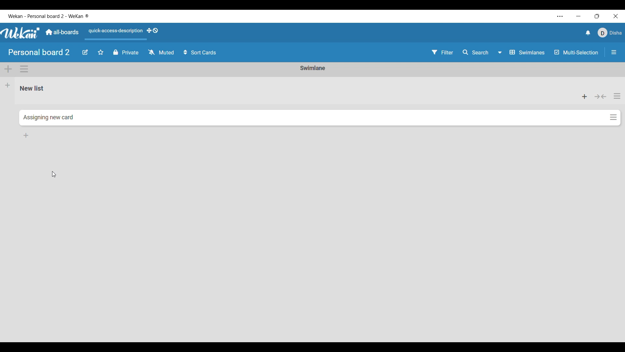  Describe the element at coordinates (8, 69) in the screenshot. I see `Add swimlane` at that location.